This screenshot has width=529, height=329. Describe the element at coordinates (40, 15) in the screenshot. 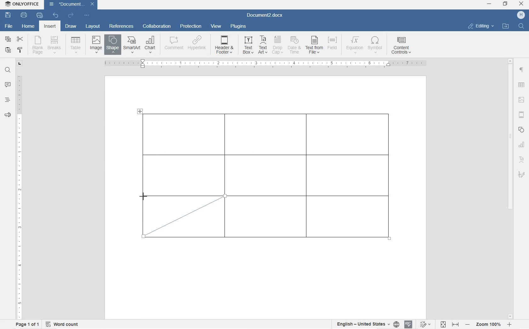

I see `quick print` at that location.